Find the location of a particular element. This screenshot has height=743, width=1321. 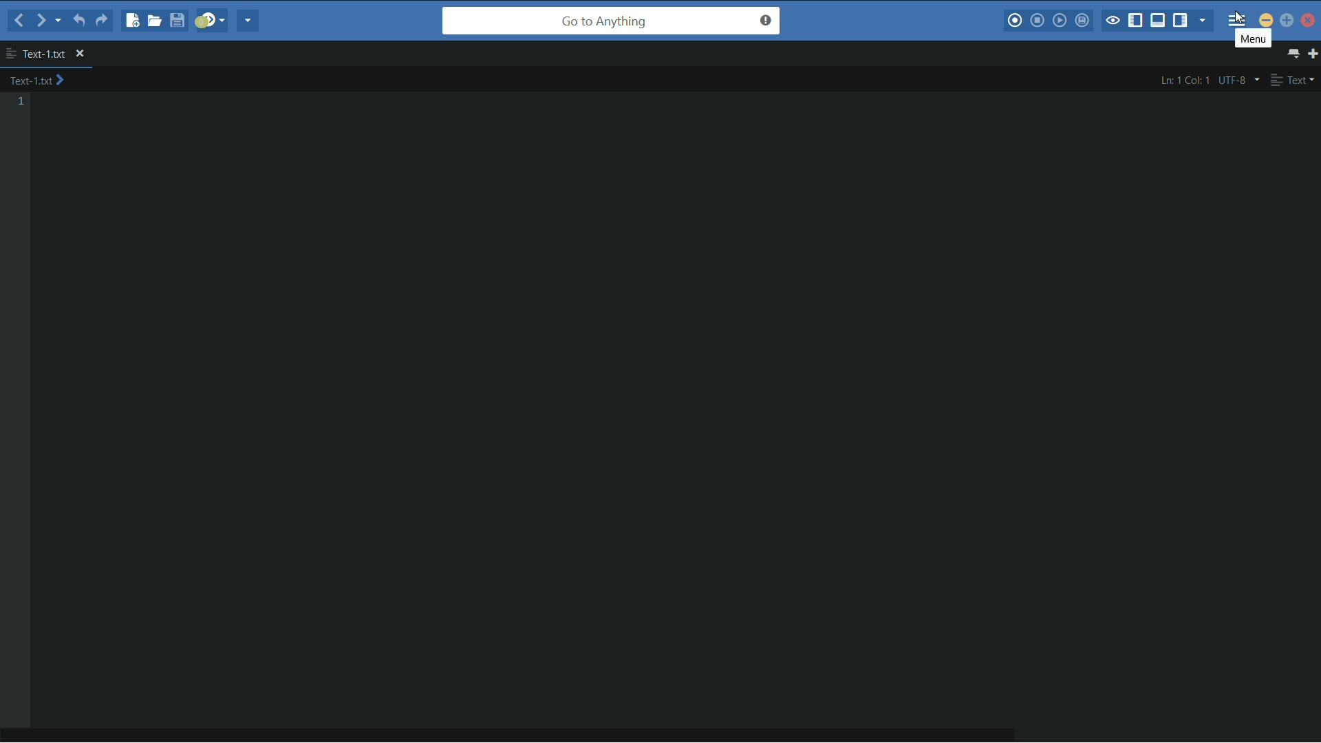

new tab is located at coordinates (1313, 53).